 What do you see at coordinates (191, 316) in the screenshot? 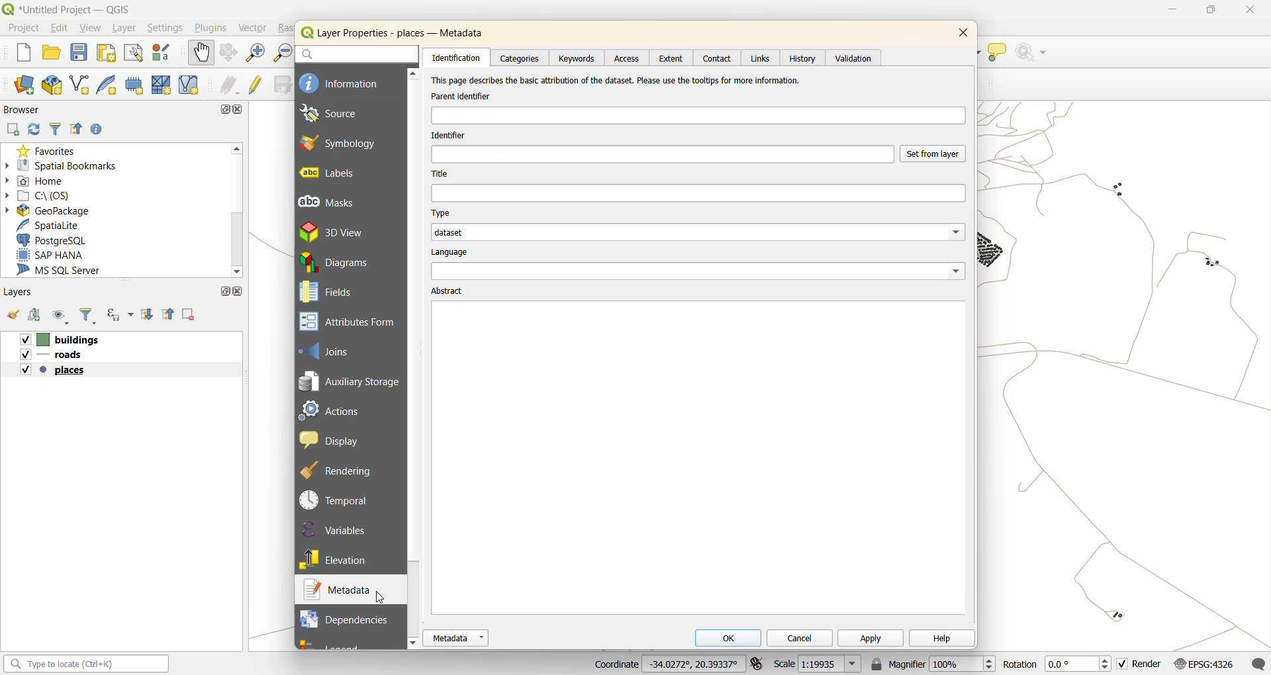
I see `remove` at bounding box center [191, 316].